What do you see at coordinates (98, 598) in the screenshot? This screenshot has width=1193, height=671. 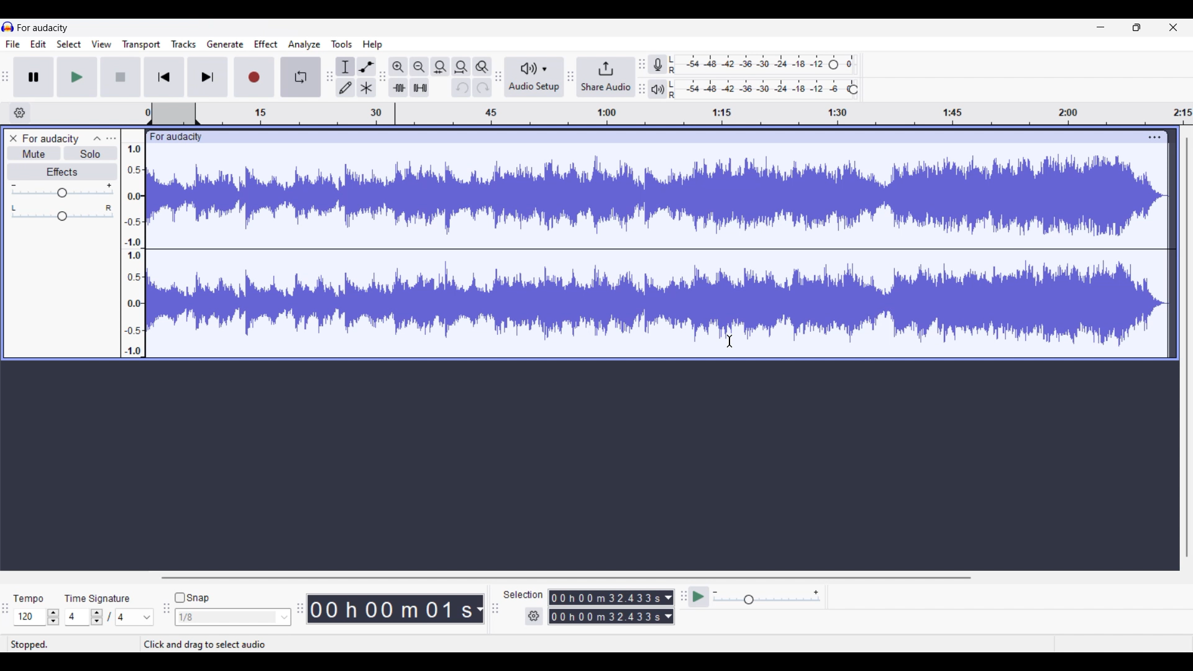 I see `Indicates time signature settings` at bounding box center [98, 598].